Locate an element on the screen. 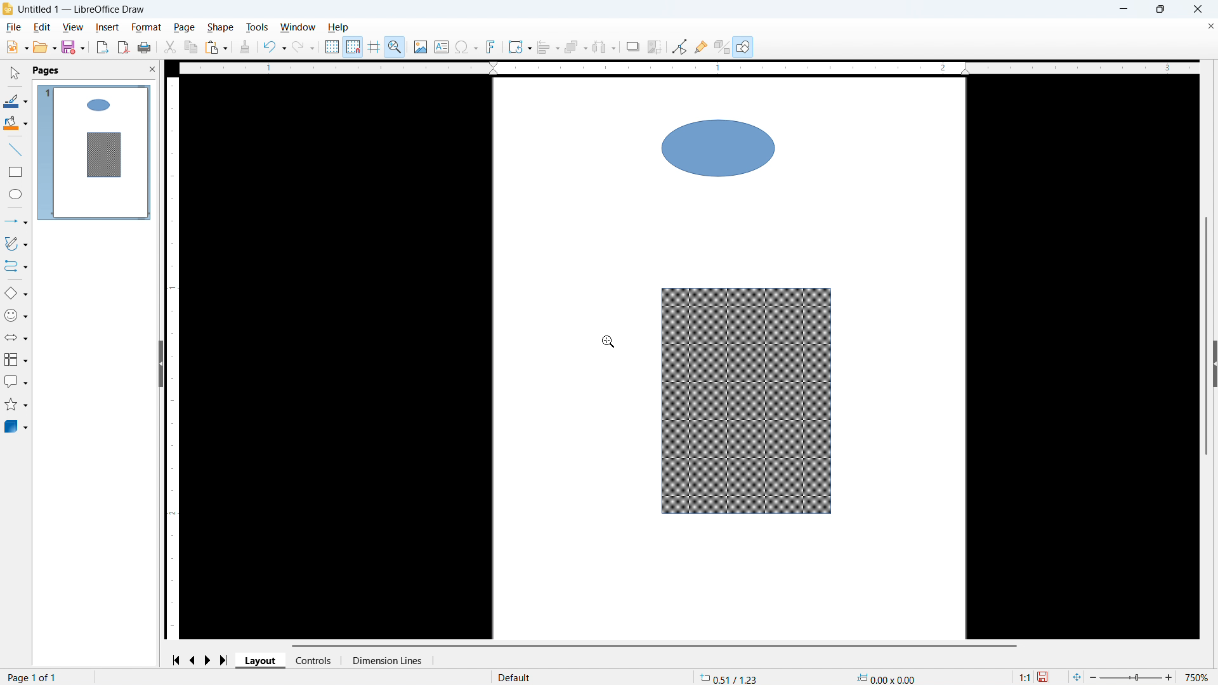 This screenshot has width=1218, height=685. View  is located at coordinates (74, 28).